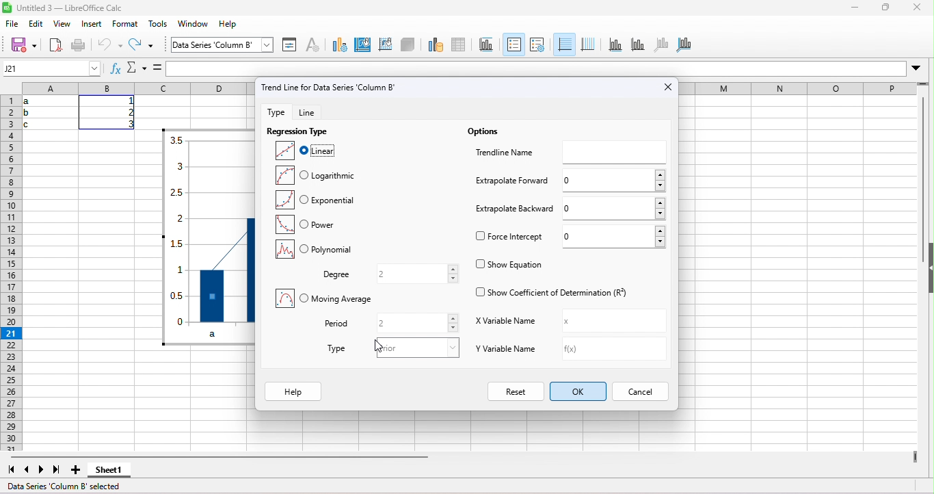 The image size is (934, 494). What do you see at coordinates (920, 10) in the screenshot?
I see `close` at bounding box center [920, 10].